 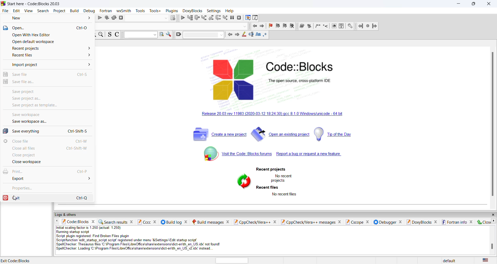 What do you see at coordinates (282, 77) in the screenshot?
I see `code block logo` at bounding box center [282, 77].